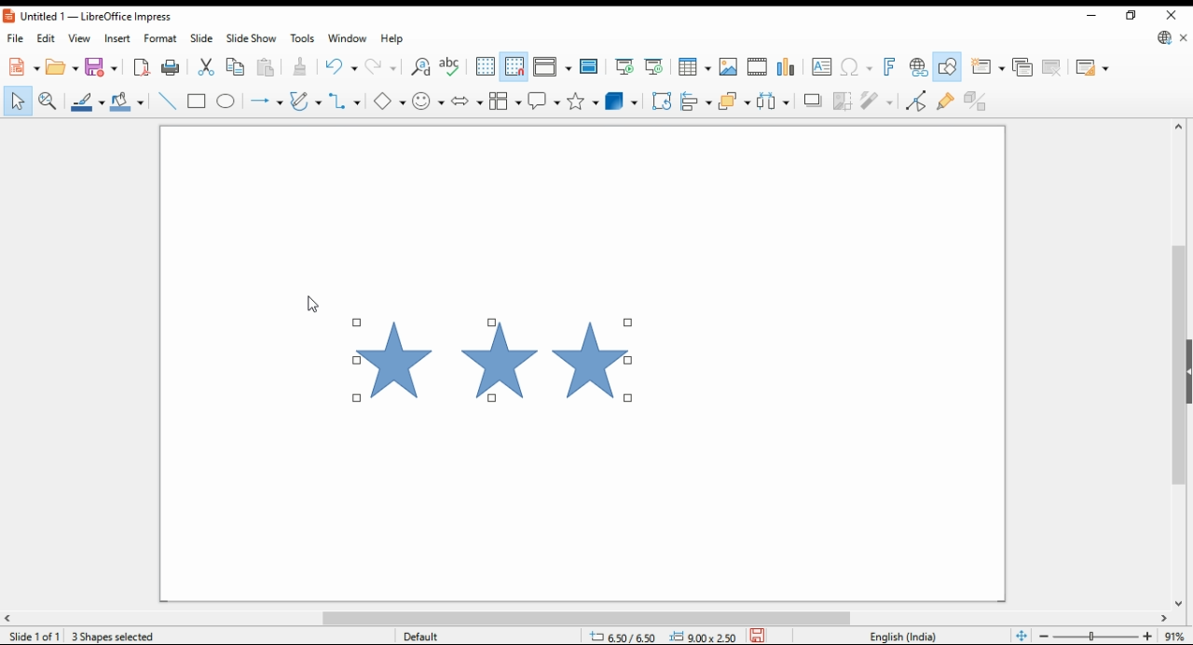 Image resolution: width=1193 pixels, height=645 pixels. Describe the element at coordinates (620, 101) in the screenshot. I see `3D objects` at that location.